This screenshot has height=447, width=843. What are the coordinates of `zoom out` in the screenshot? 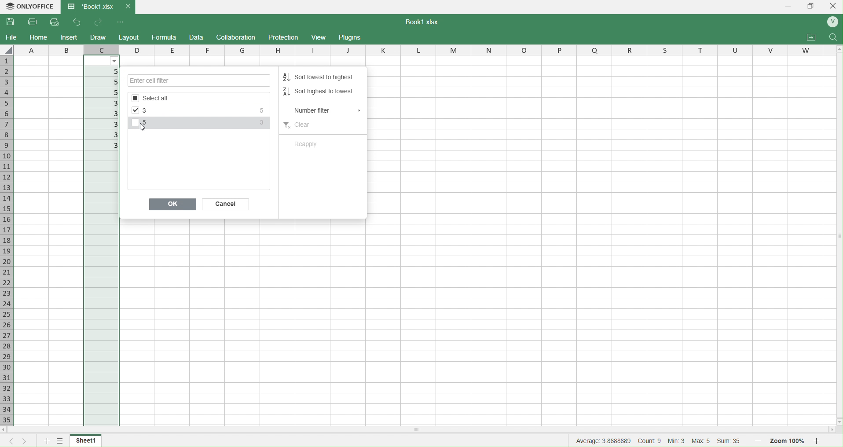 It's located at (757, 440).